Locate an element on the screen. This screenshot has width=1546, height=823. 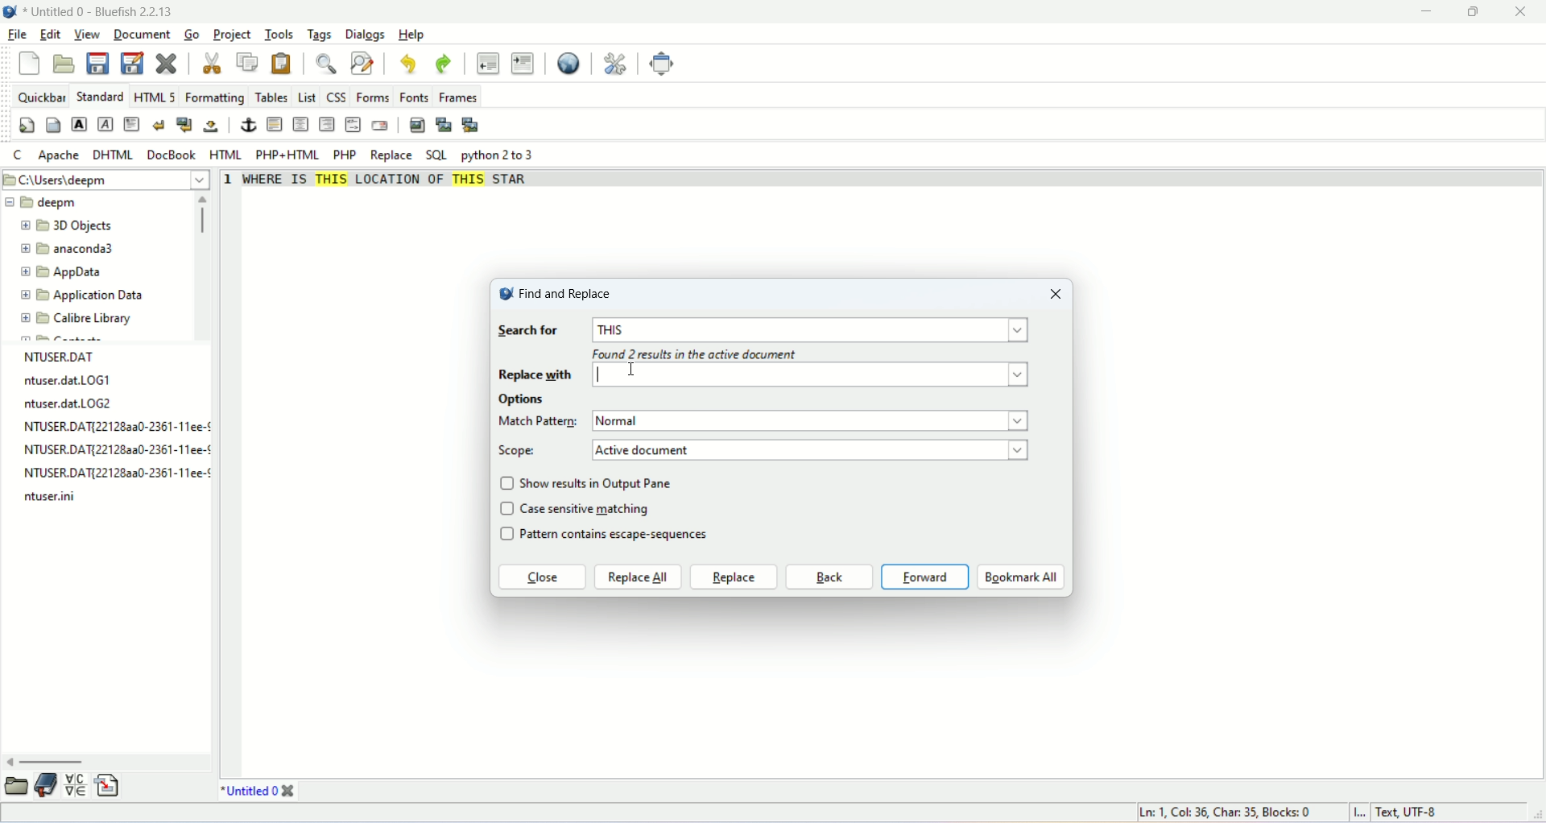
HTML5 is located at coordinates (152, 97).